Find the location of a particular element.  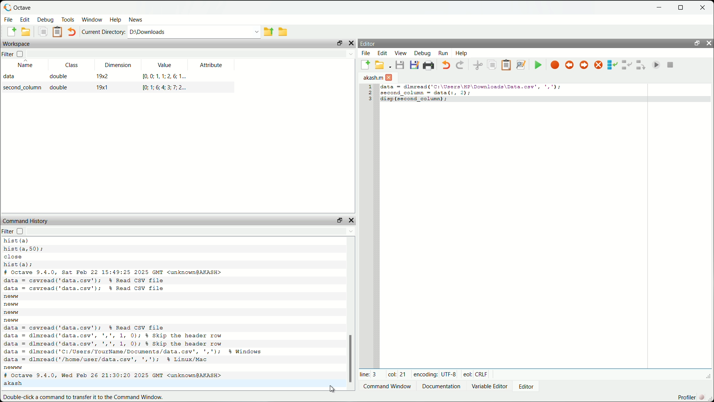

undo is located at coordinates (71, 33).